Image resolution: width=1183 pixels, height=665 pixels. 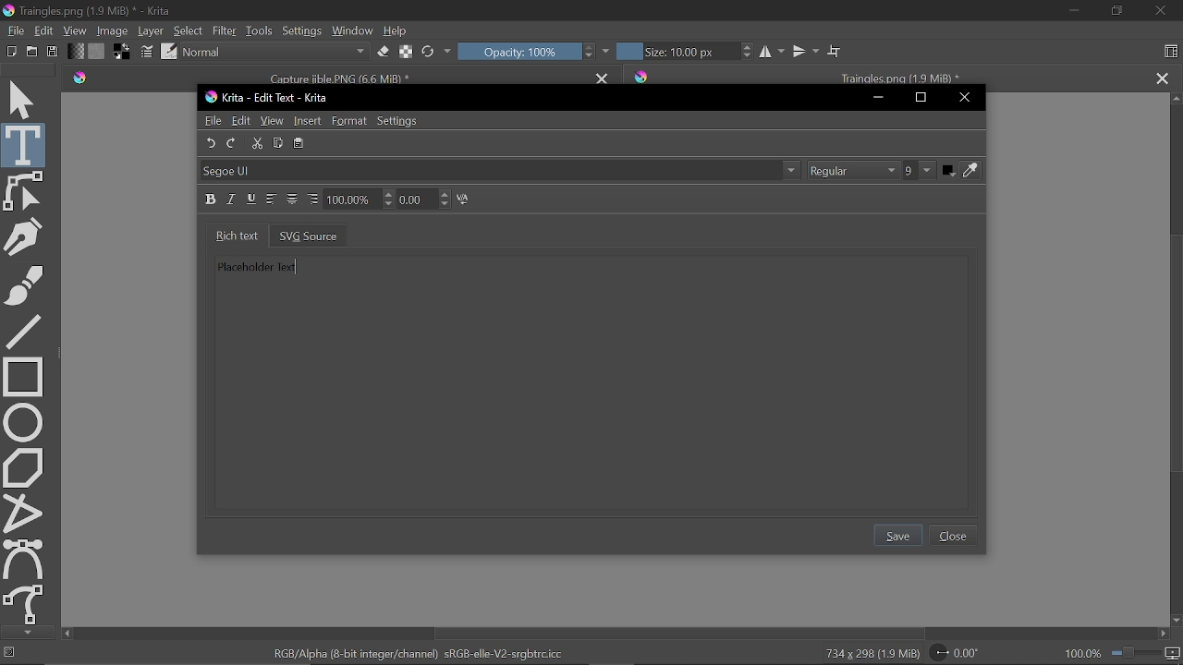 I want to click on type cursor, so click(x=298, y=271).